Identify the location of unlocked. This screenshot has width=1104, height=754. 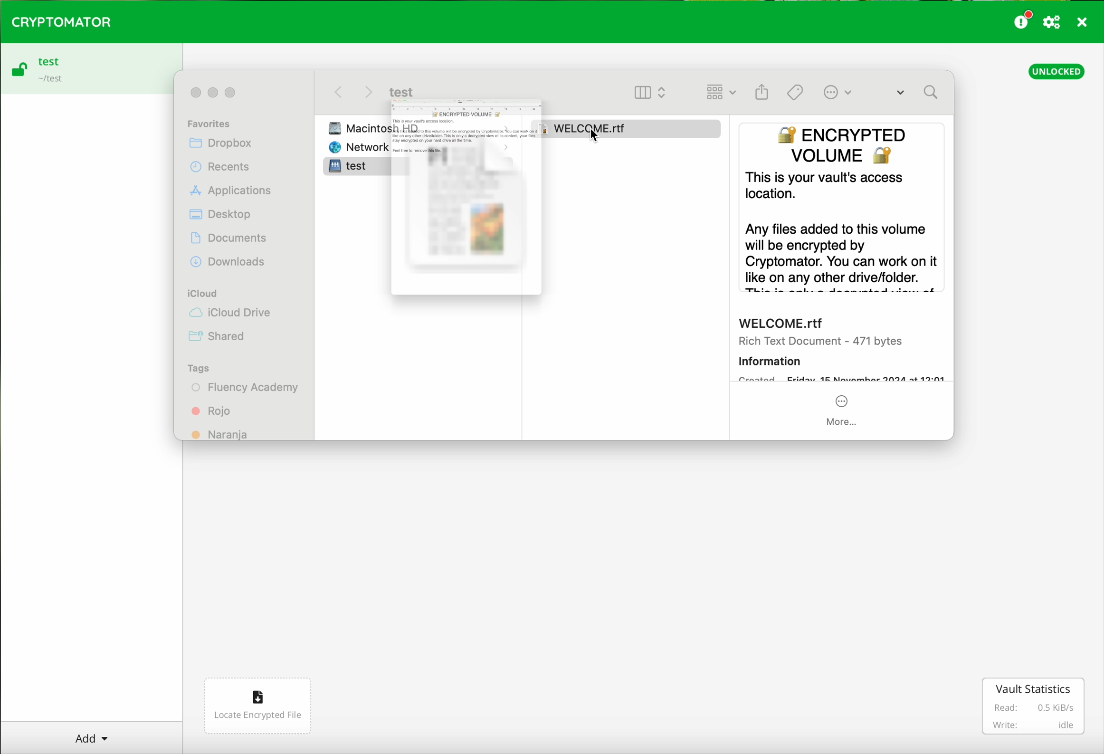
(1057, 71).